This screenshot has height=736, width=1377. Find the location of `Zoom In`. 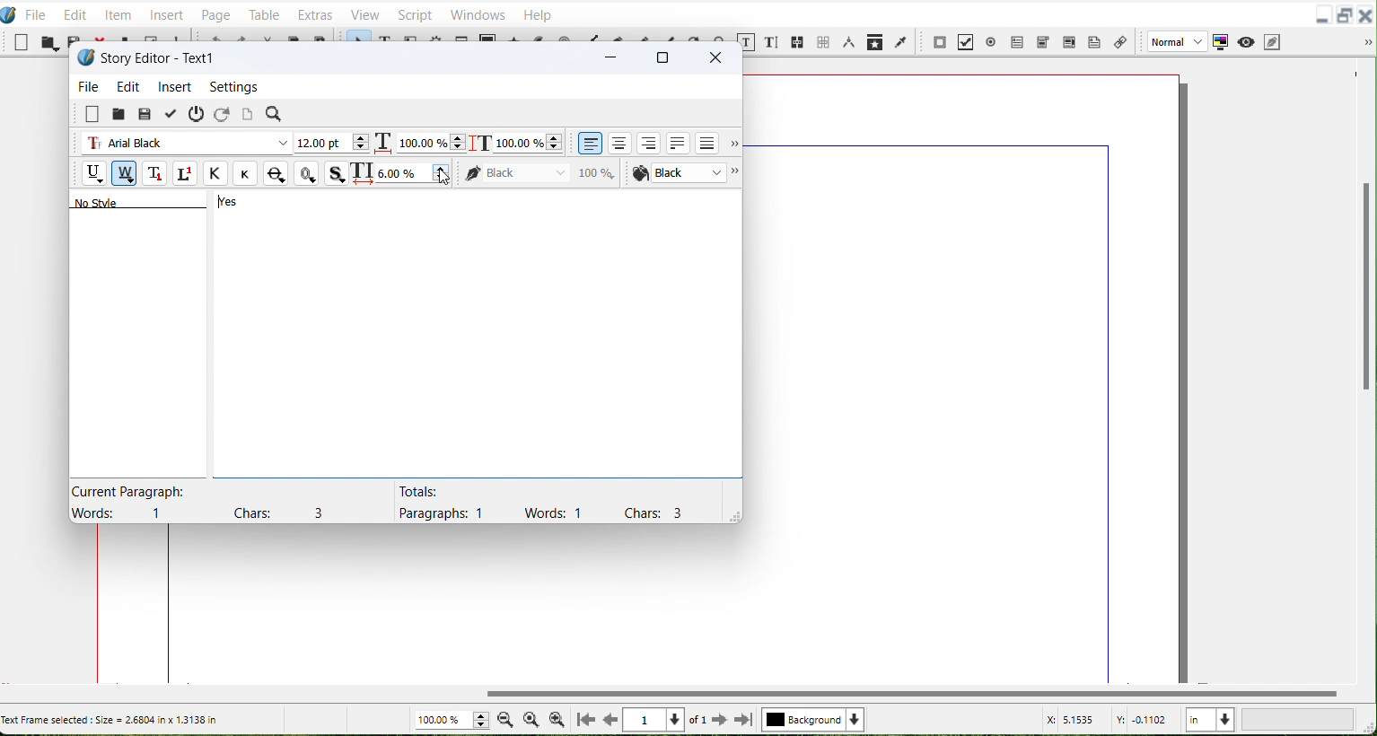

Zoom In is located at coordinates (557, 719).